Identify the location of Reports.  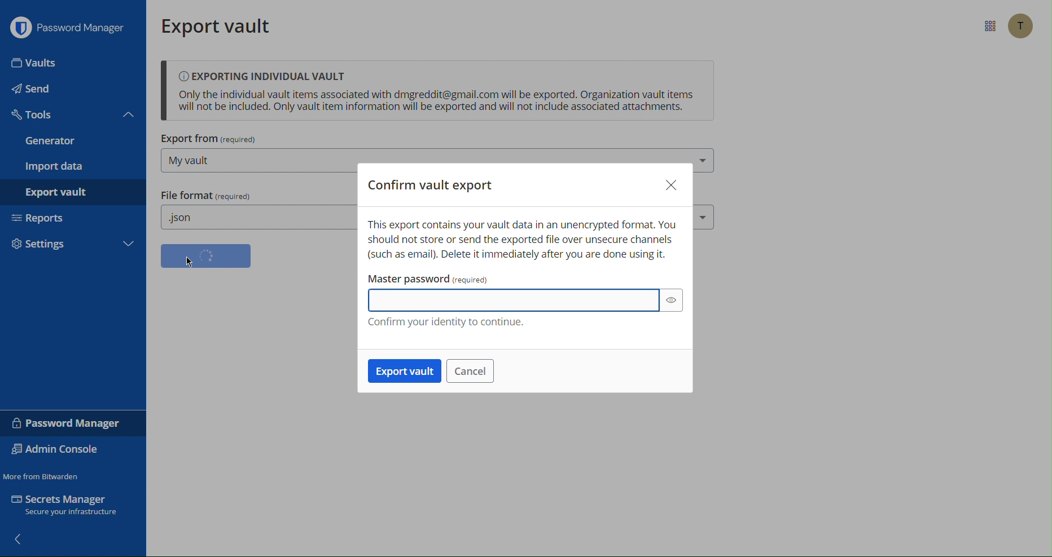
(39, 221).